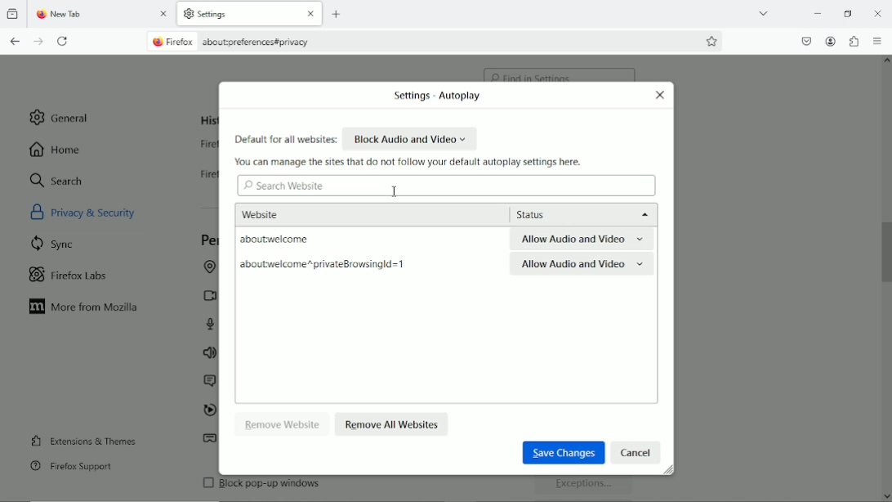 This screenshot has width=892, height=502. I want to click on find a settings, so click(560, 70).